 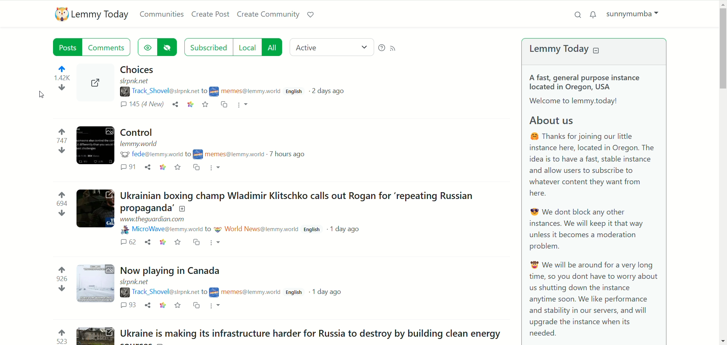 I want to click on all, so click(x=274, y=47).